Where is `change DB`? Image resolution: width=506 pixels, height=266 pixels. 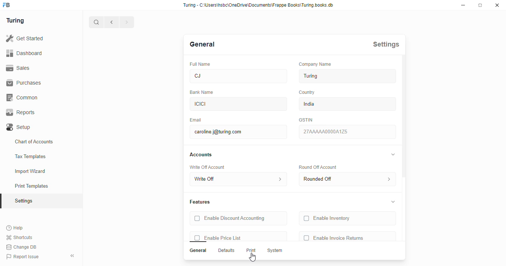
change DB is located at coordinates (21, 247).